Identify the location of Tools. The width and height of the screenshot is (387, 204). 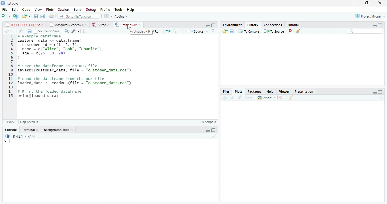
(118, 9).